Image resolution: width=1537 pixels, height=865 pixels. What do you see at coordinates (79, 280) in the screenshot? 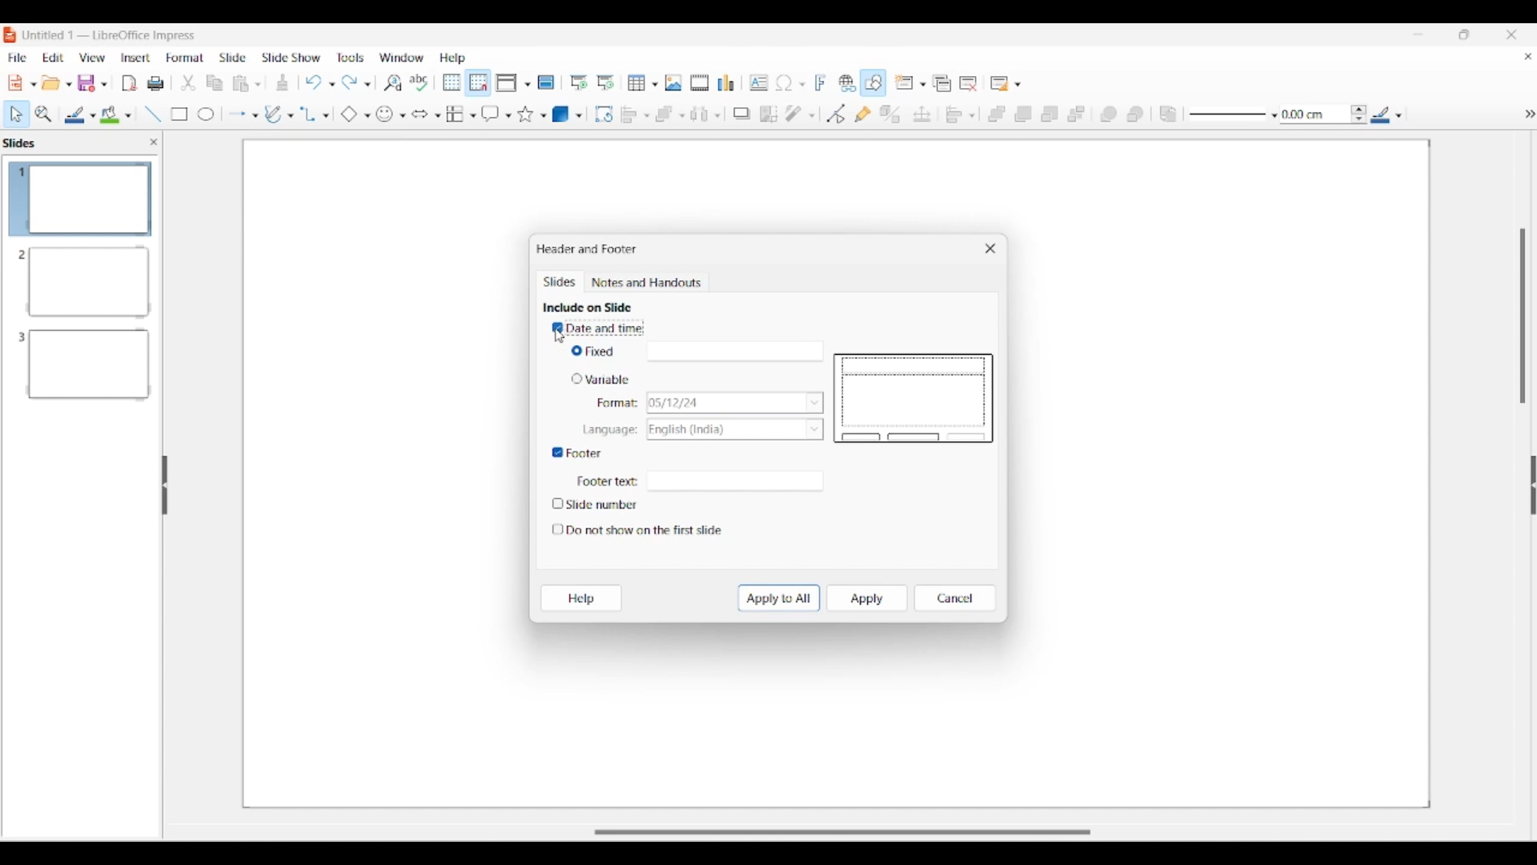
I see `Slide 2` at bounding box center [79, 280].